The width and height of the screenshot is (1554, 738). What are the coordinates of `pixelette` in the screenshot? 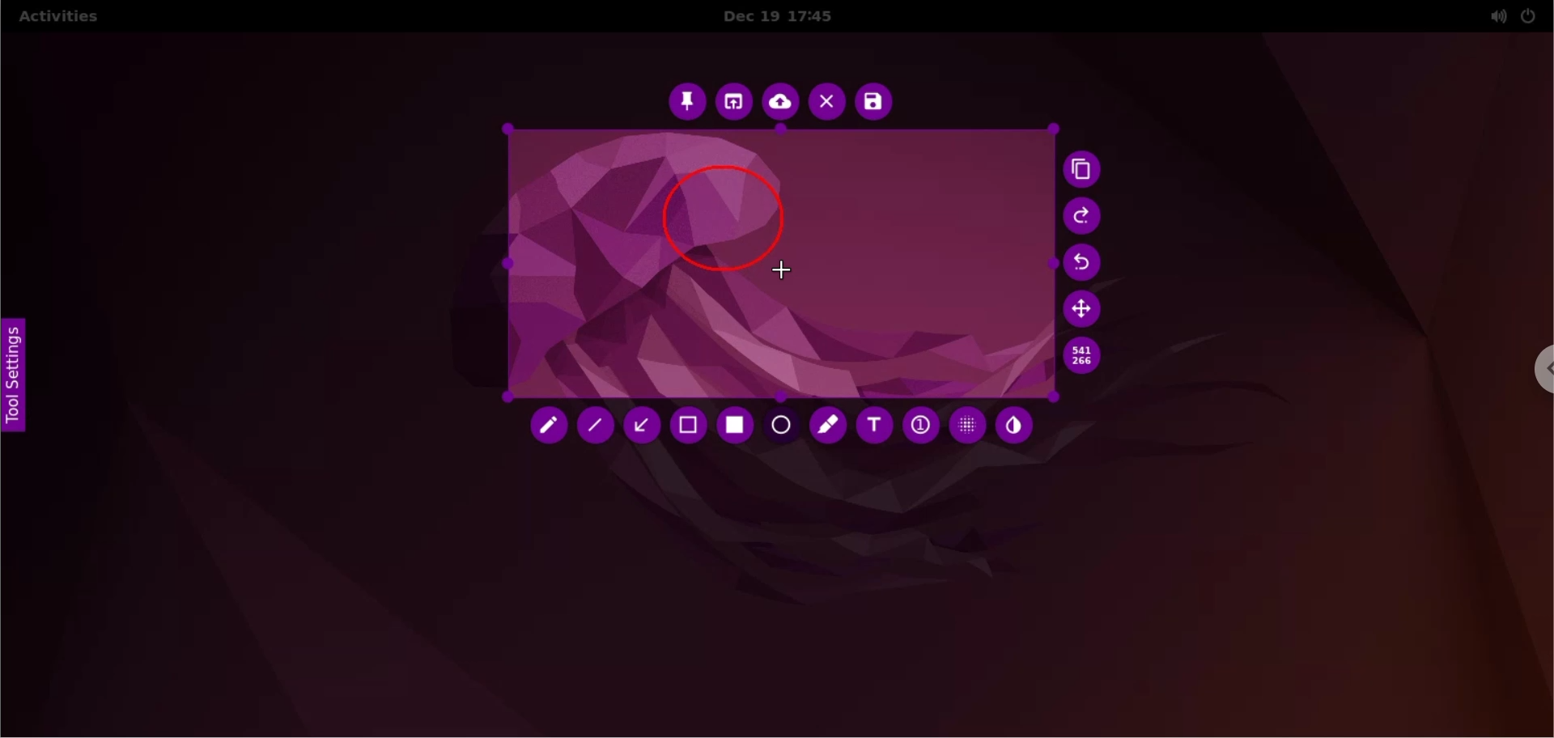 It's located at (967, 424).